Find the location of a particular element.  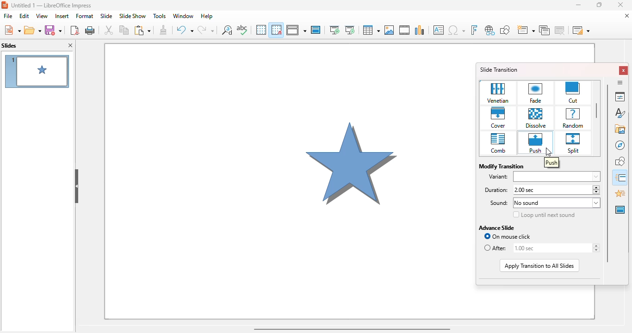

vertical scroll bar is located at coordinates (607, 173).